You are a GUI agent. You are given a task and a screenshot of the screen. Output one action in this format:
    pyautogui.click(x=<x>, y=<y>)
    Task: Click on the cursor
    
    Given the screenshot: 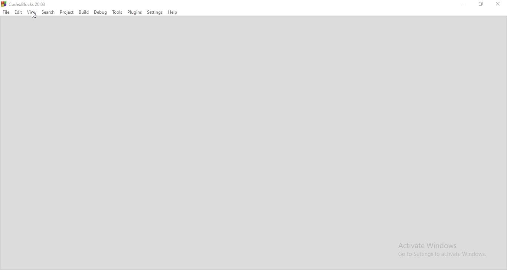 What is the action you would take?
    pyautogui.click(x=35, y=16)
    